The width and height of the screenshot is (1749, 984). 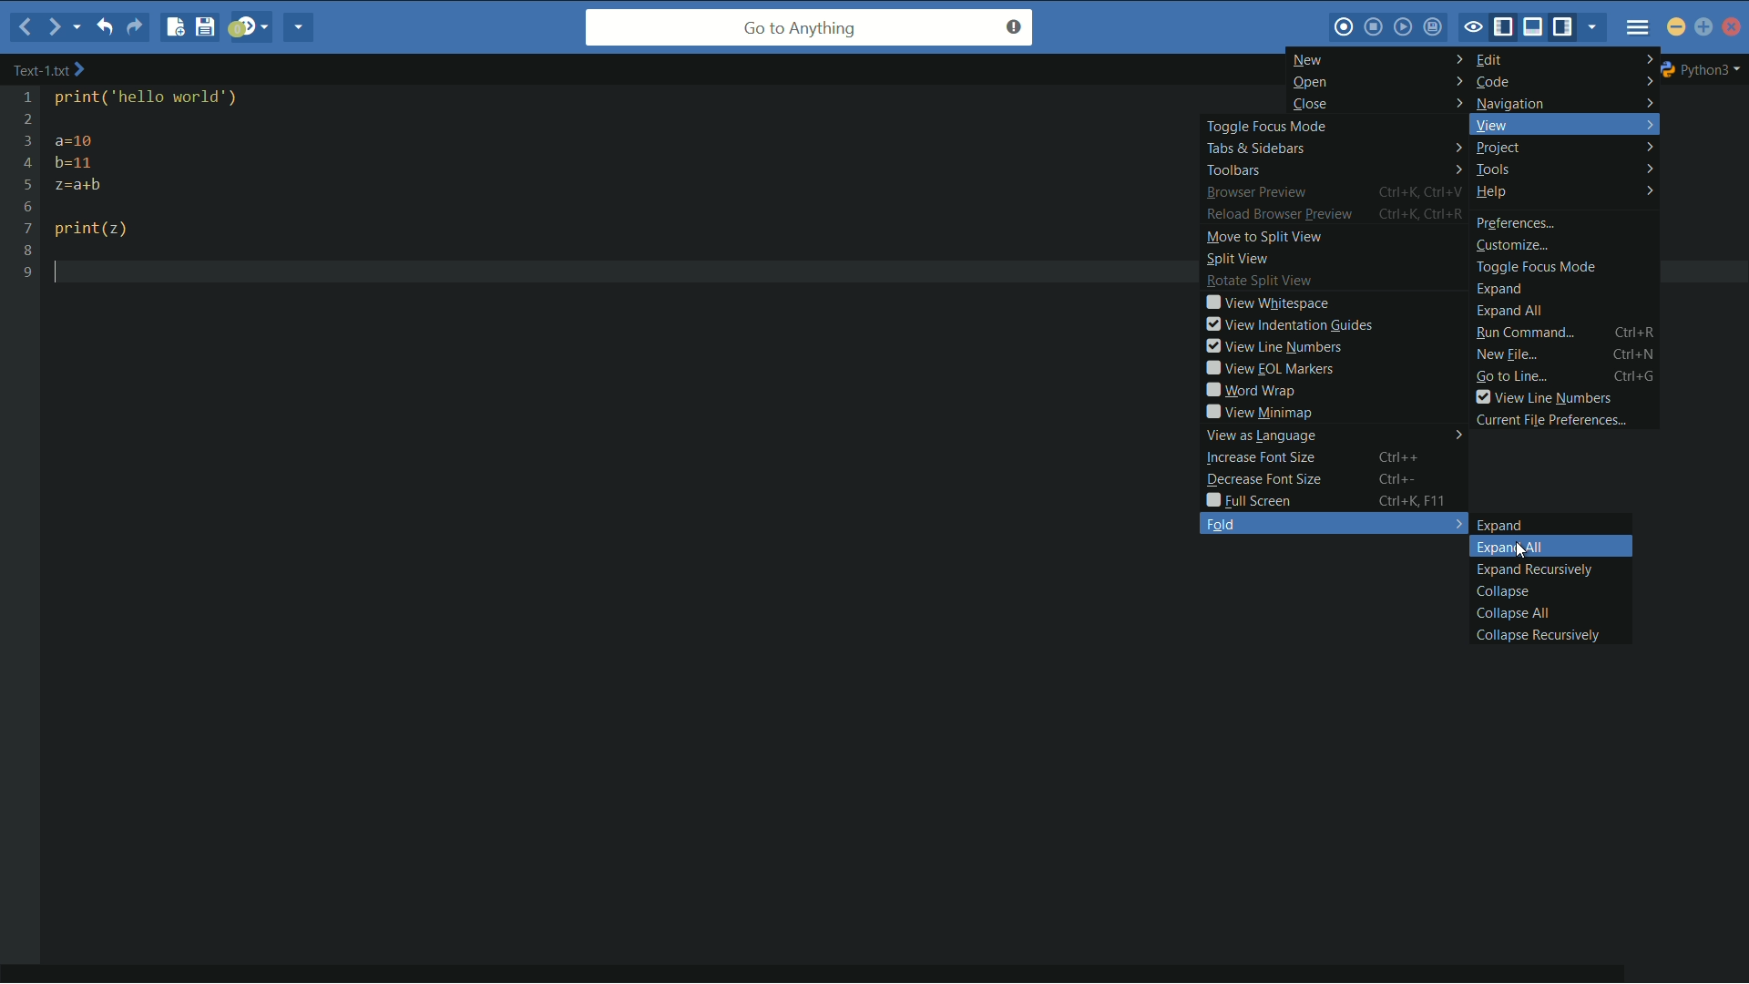 What do you see at coordinates (21, 29) in the screenshot?
I see `back` at bounding box center [21, 29].